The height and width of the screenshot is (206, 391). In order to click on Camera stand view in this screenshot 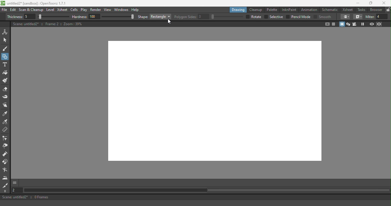, I will do `click(342, 24)`.